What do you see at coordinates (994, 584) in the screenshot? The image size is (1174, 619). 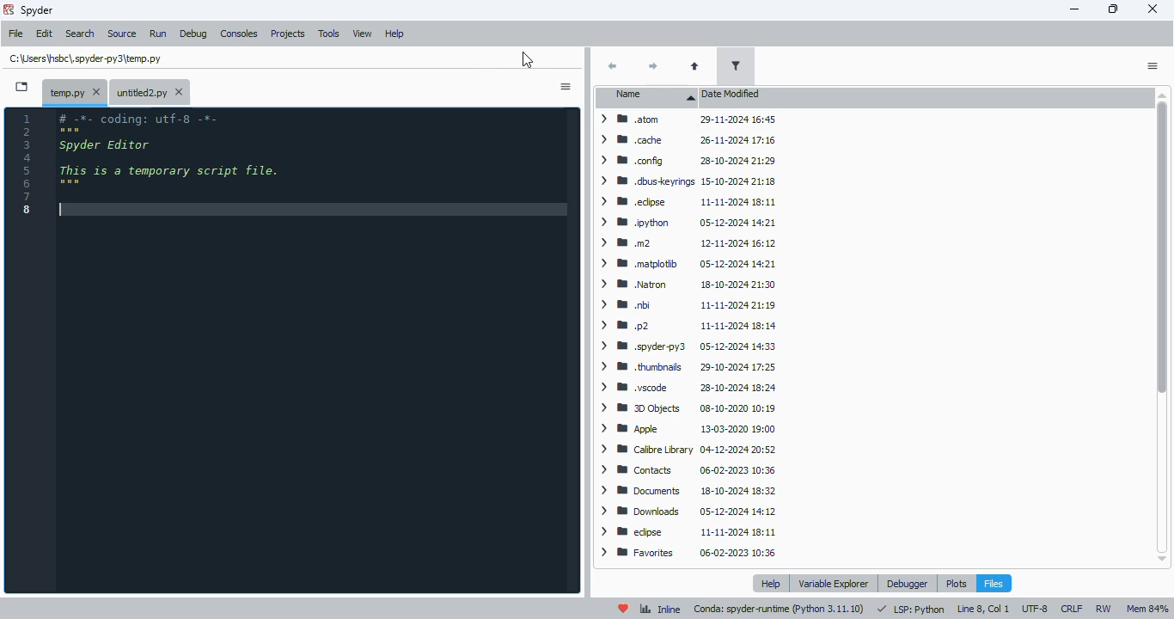 I see `files` at bounding box center [994, 584].